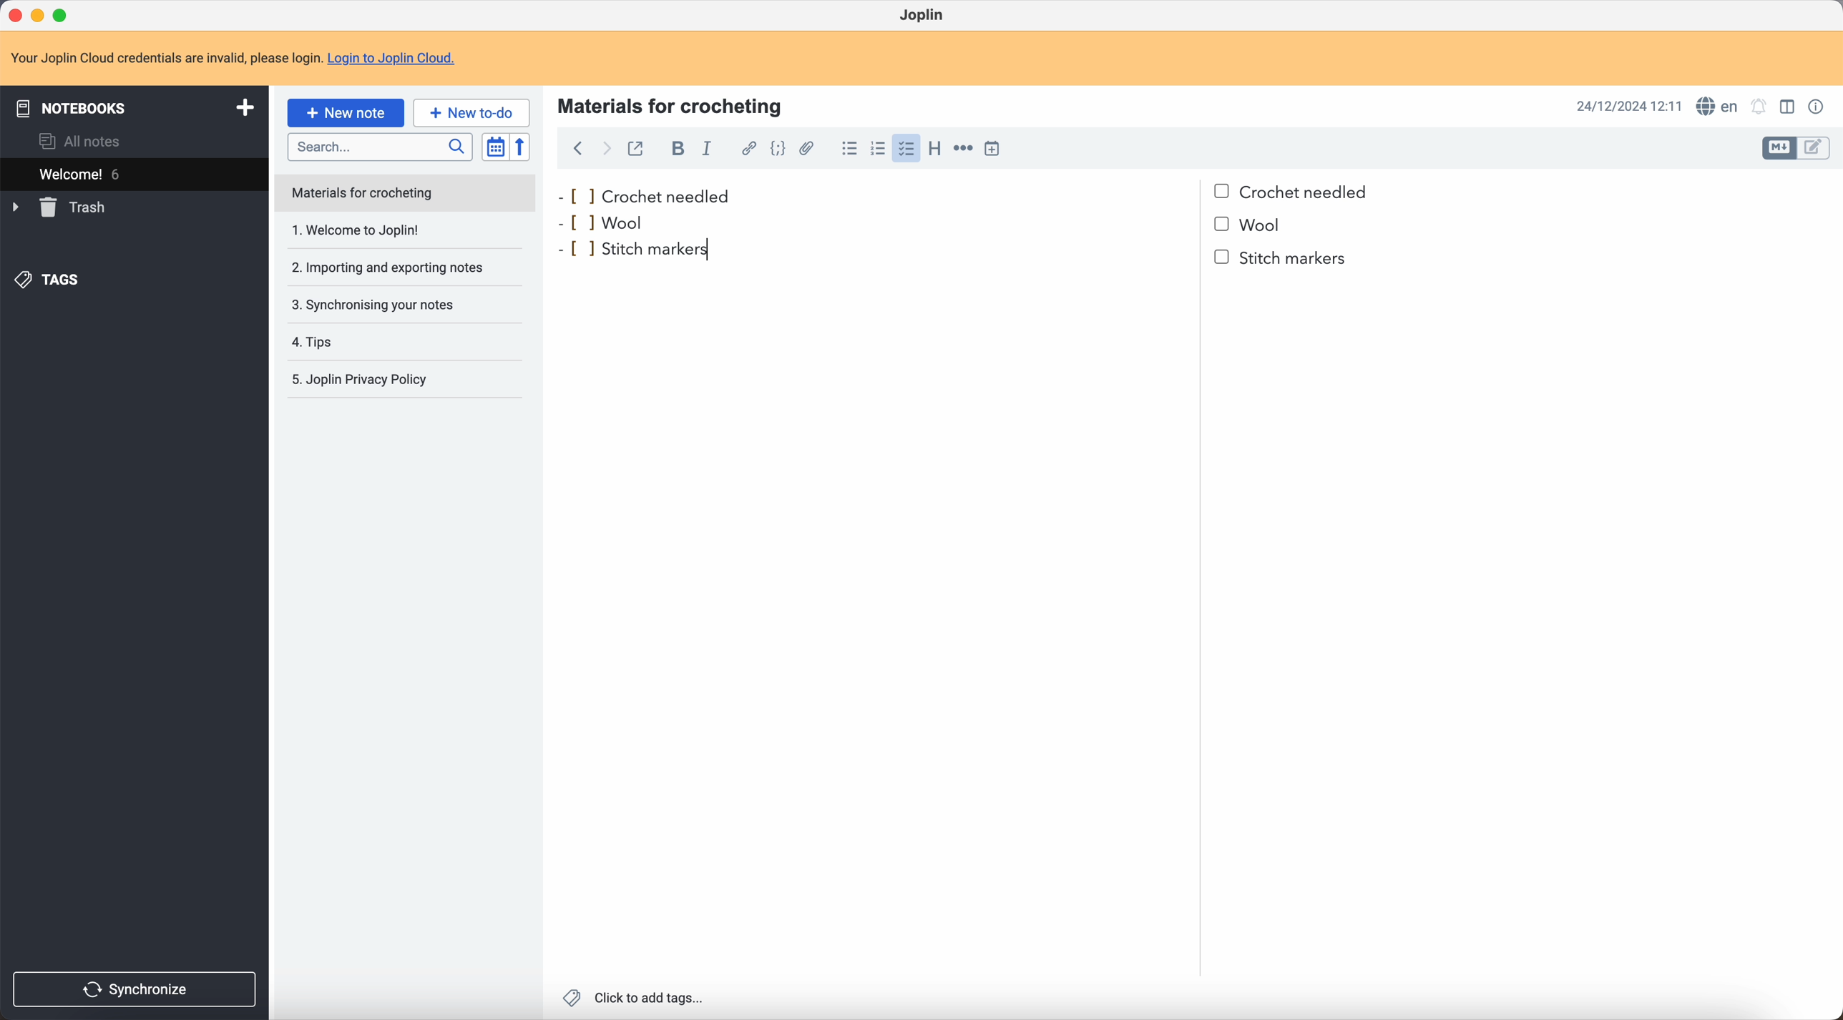 The width and height of the screenshot is (1843, 1020). What do you see at coordinates (933, 148) in the screenshot?
I see `heading` at bounding box center [933, 148].